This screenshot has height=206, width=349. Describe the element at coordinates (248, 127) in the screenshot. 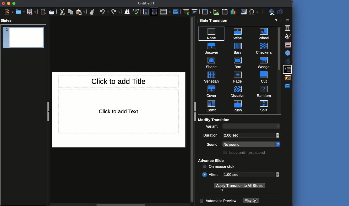

I see `input variant` at that location.